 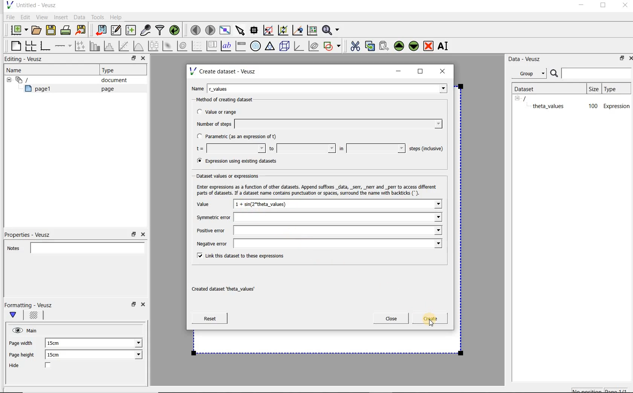 What do you see at coordinates (30, 46) in the screenshot?
I see `arrange graphs in a grid` at bounding box center [30, 46].